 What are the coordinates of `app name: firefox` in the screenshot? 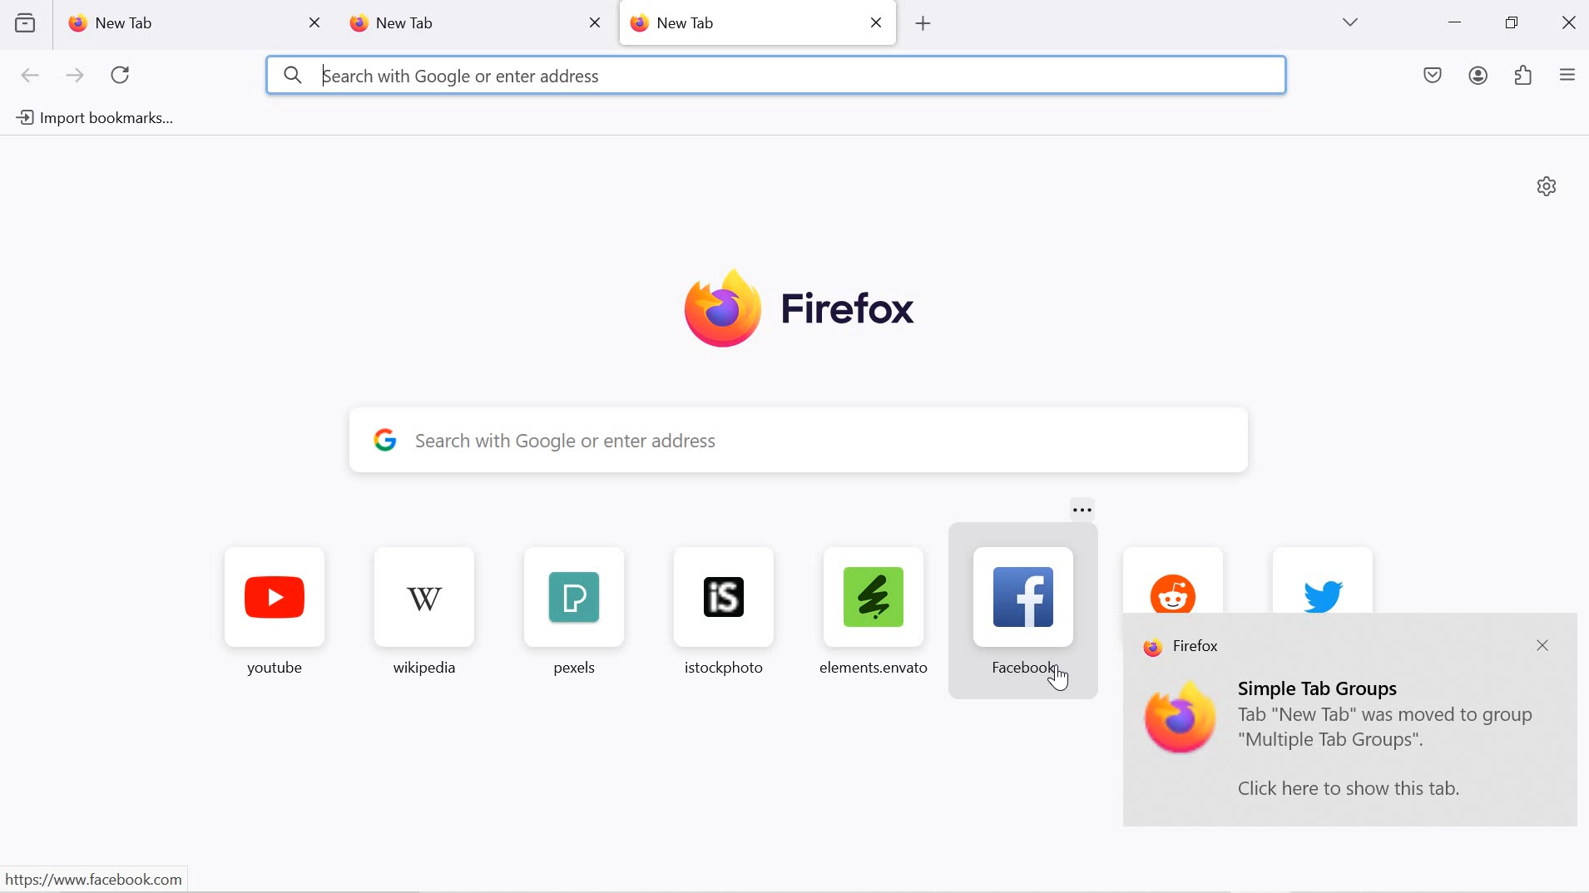 It's located at (1184, 649).